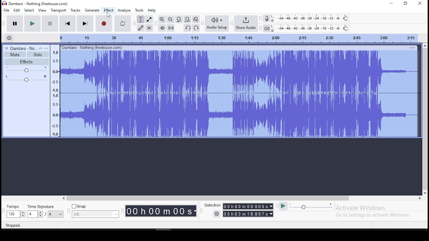  I want to click on snap, so click(95, 210).